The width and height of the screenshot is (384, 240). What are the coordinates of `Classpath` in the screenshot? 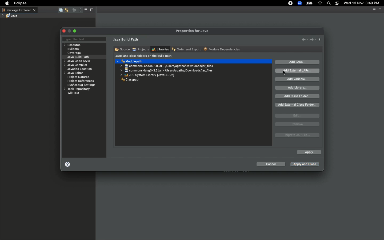 It's located at (129, 80).